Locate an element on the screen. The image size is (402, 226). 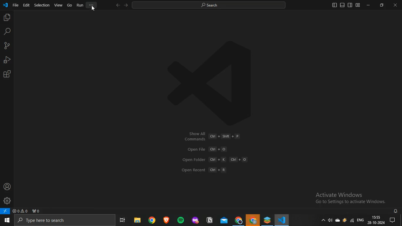
google chrome is located at coordinates (253, 220).